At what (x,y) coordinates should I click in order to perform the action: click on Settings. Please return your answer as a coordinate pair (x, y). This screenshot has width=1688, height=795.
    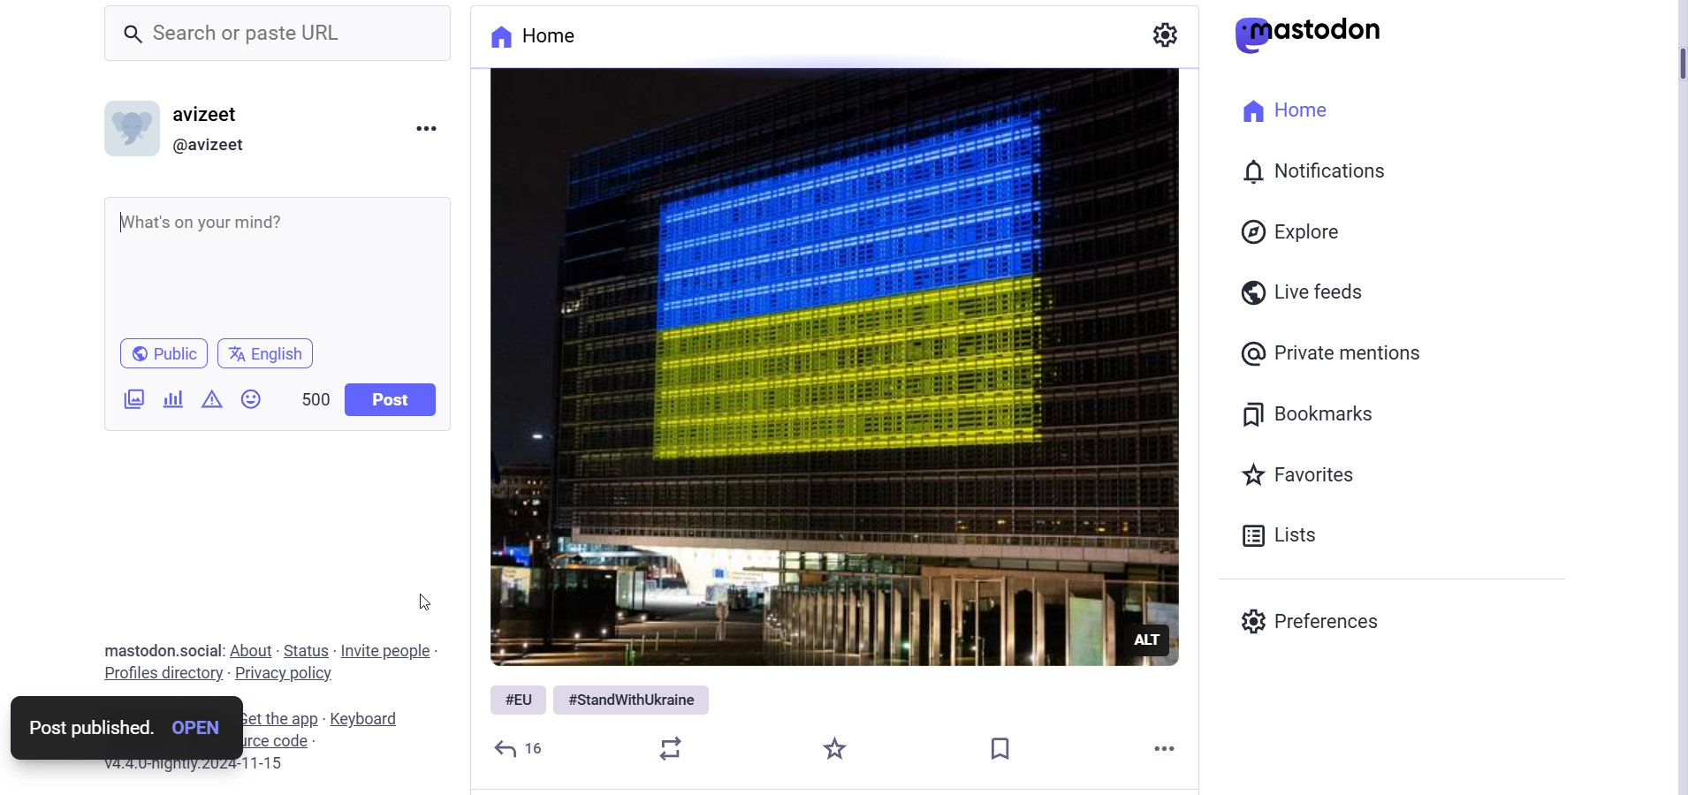
    Looking at the image, I should click on (1167, 34).